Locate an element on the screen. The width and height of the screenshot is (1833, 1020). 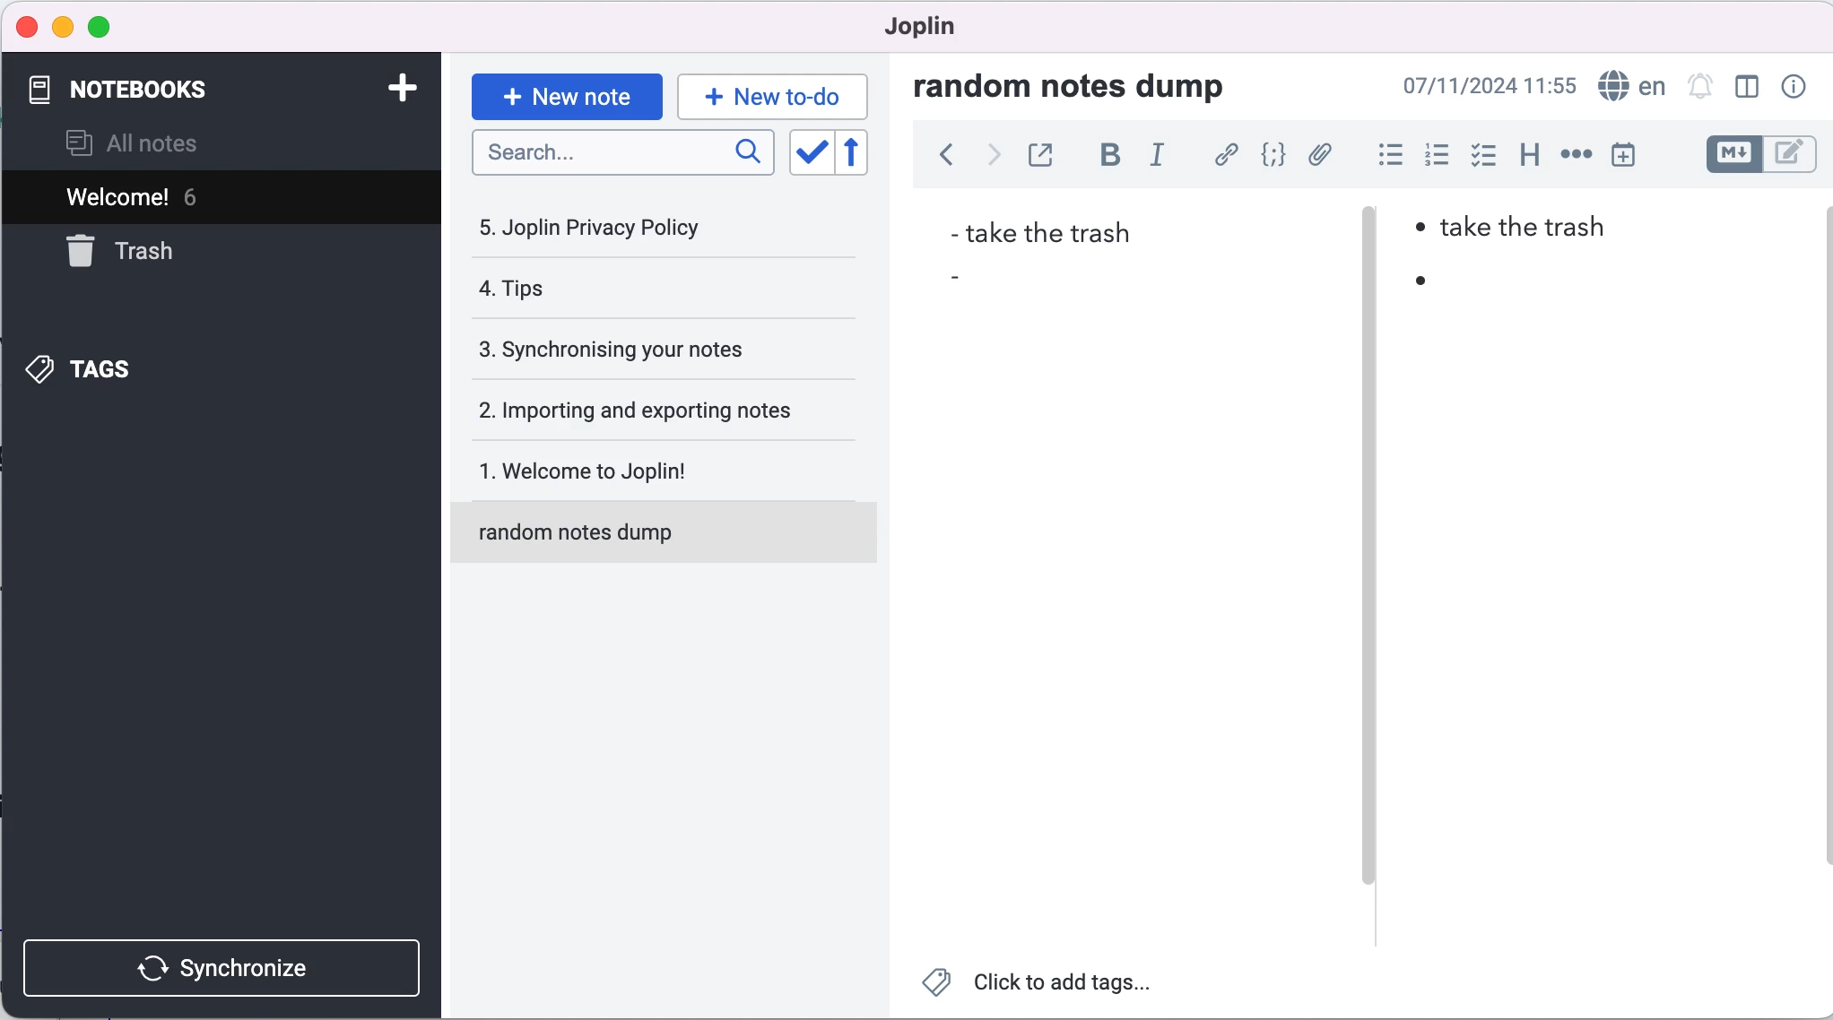
bulleted list is located at coordinates (1383, 155).